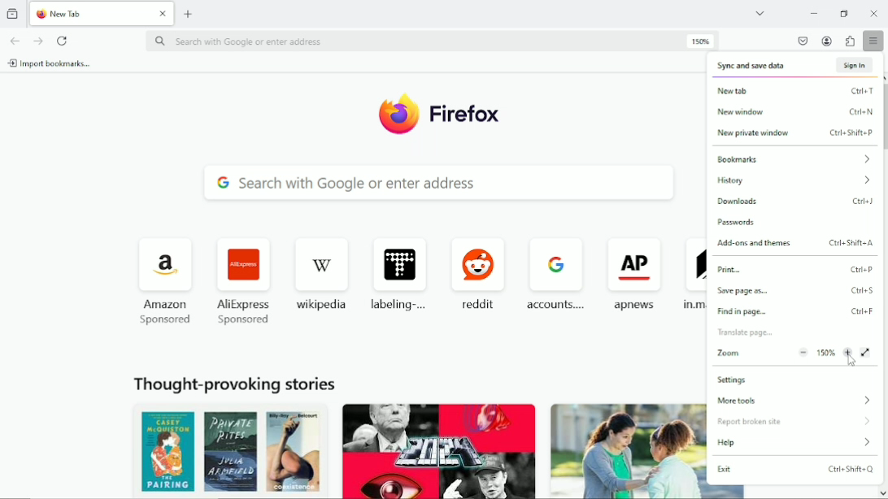 The width and height of the screenshot is (888, 499). What do you see at coordinates (875, 14) in the screenshot?
I see `Close` at bounding box center [875, 14].